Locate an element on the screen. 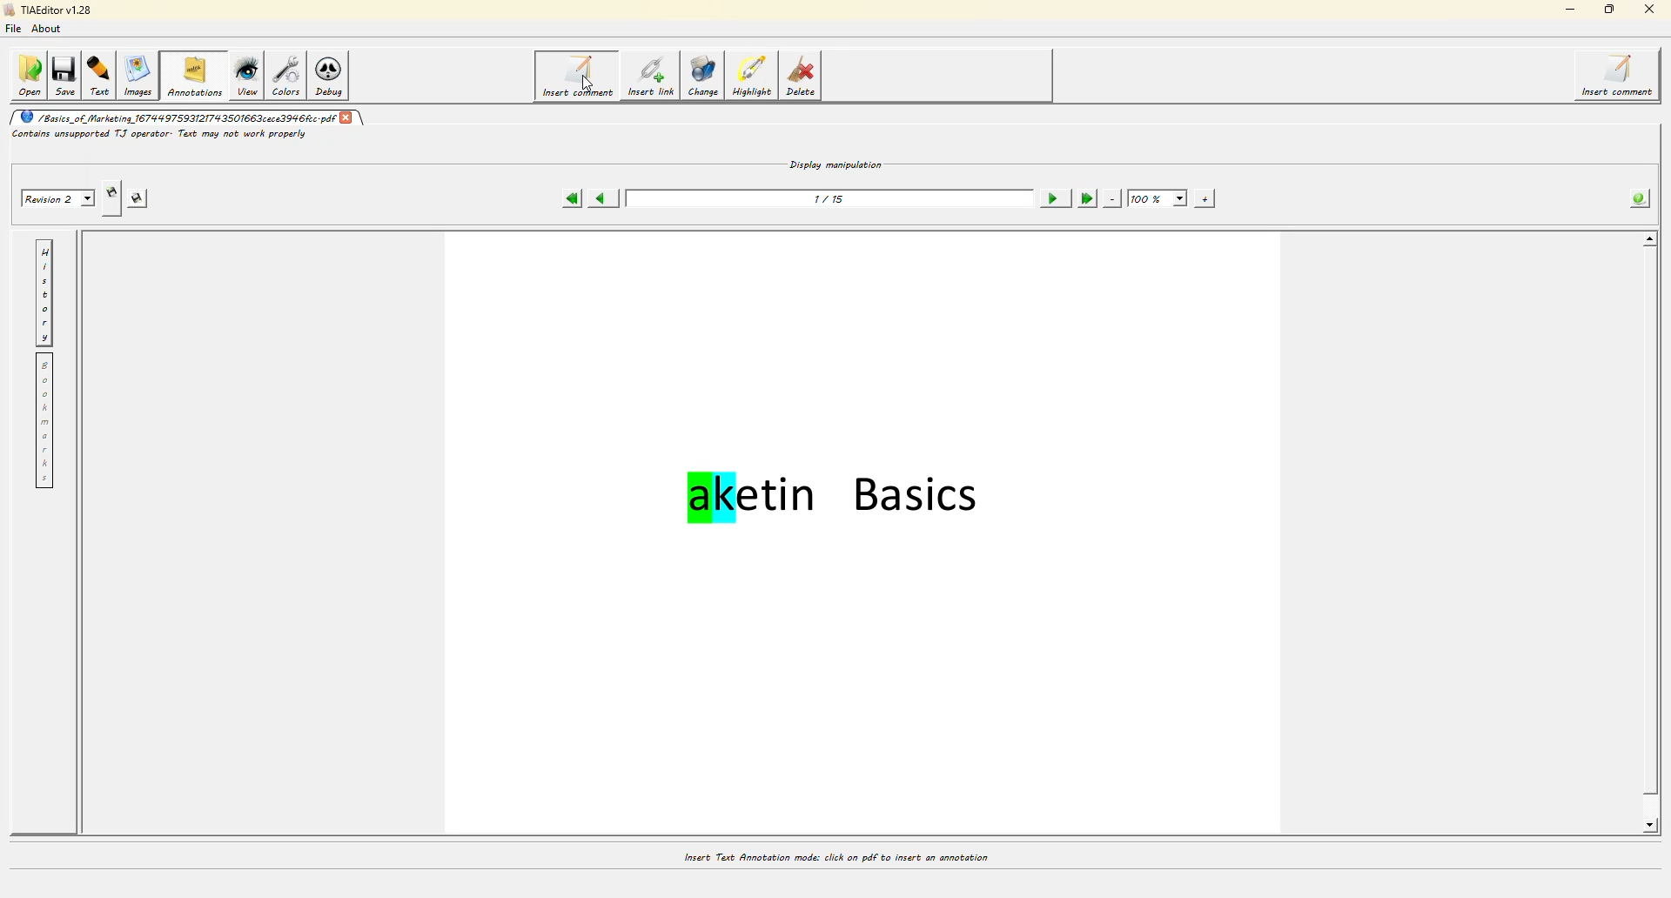 This screenshot has width=1671, height=898. first page is located at coordinates (571, 198).